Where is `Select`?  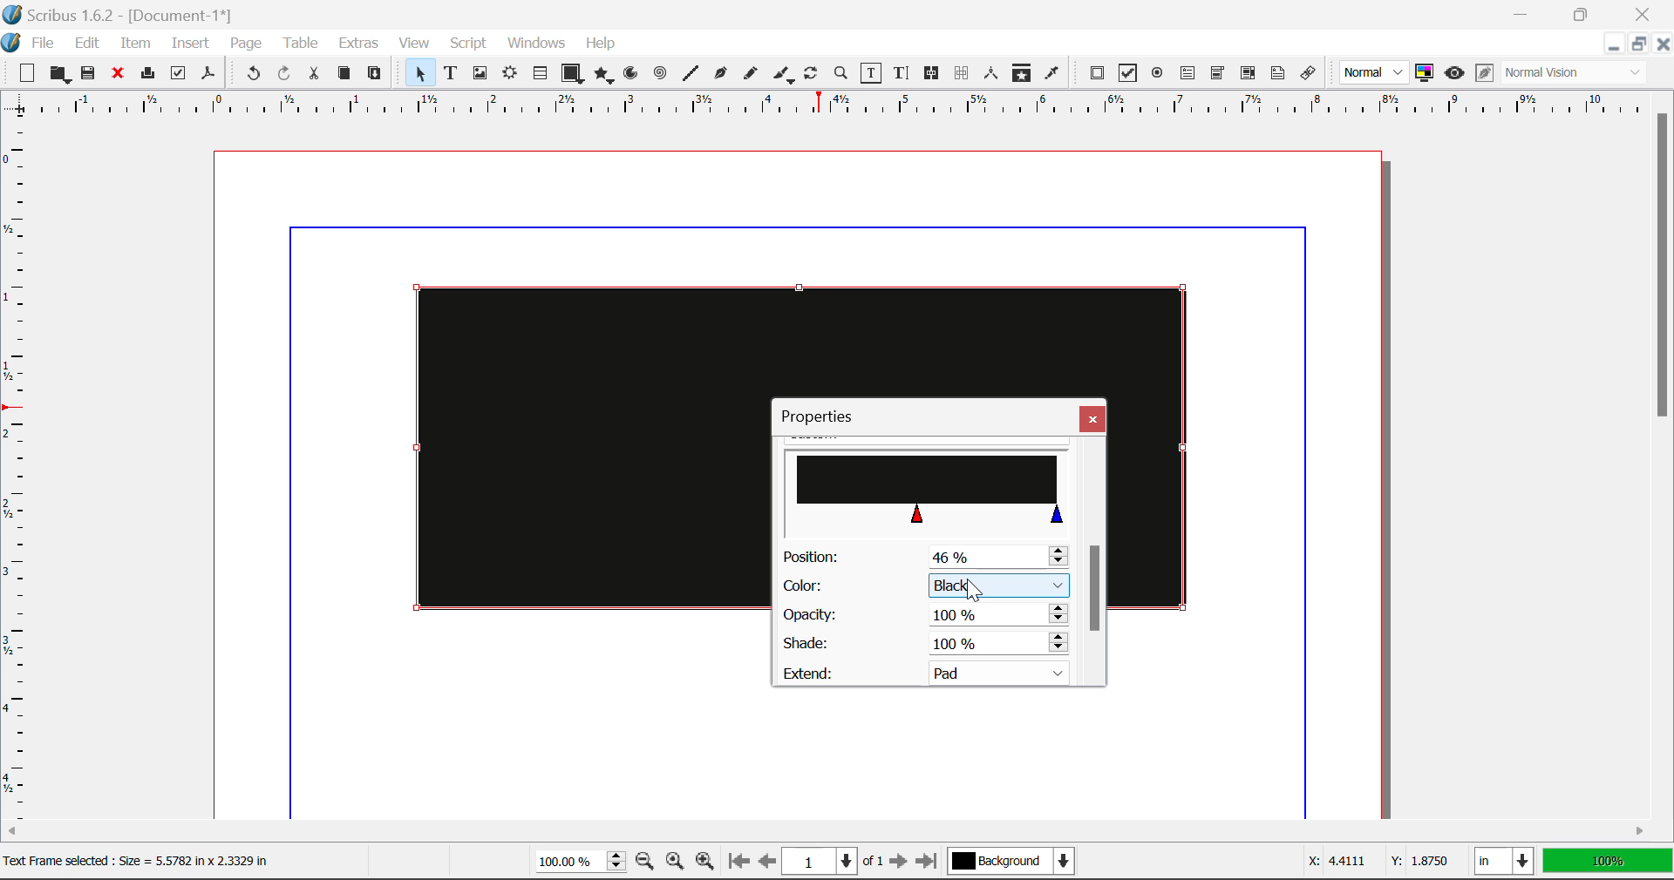
Select is located at coordinates (418, 73).